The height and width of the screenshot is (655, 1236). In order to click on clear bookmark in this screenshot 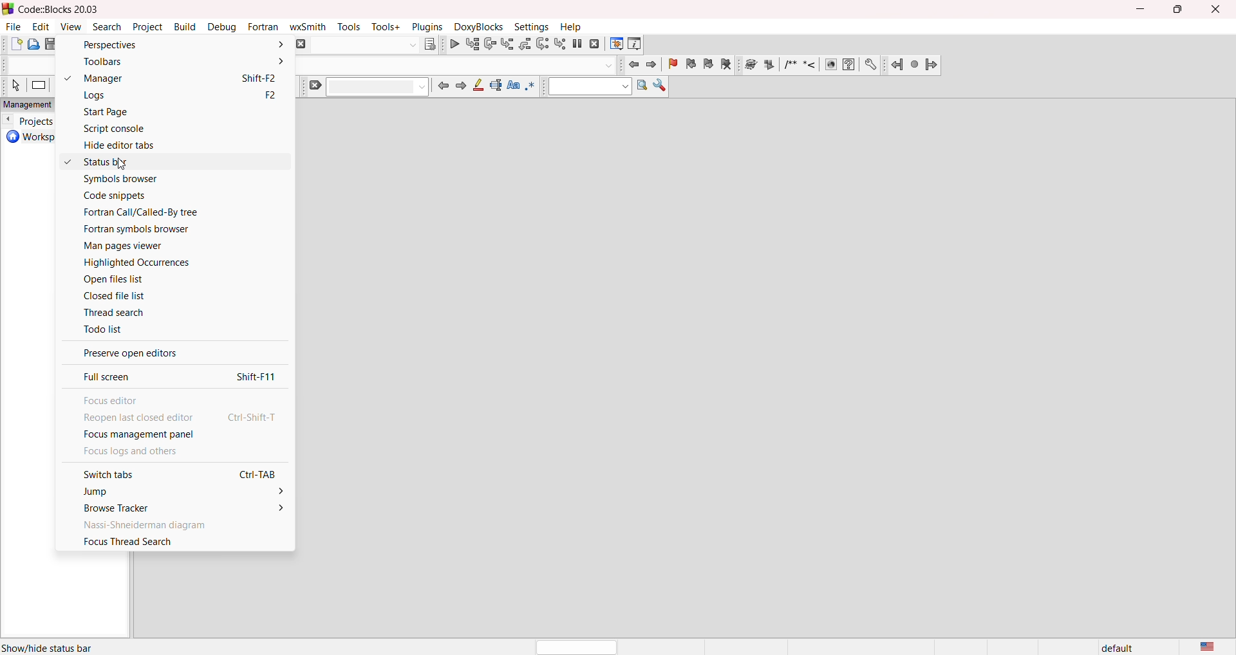, I will do `click(728, 66)`.